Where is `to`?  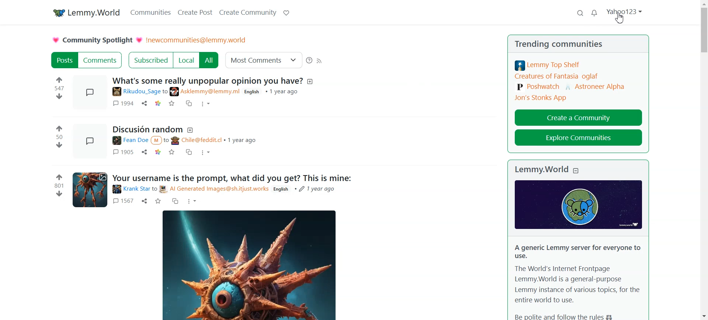
to is located at coordinates (155, 189).